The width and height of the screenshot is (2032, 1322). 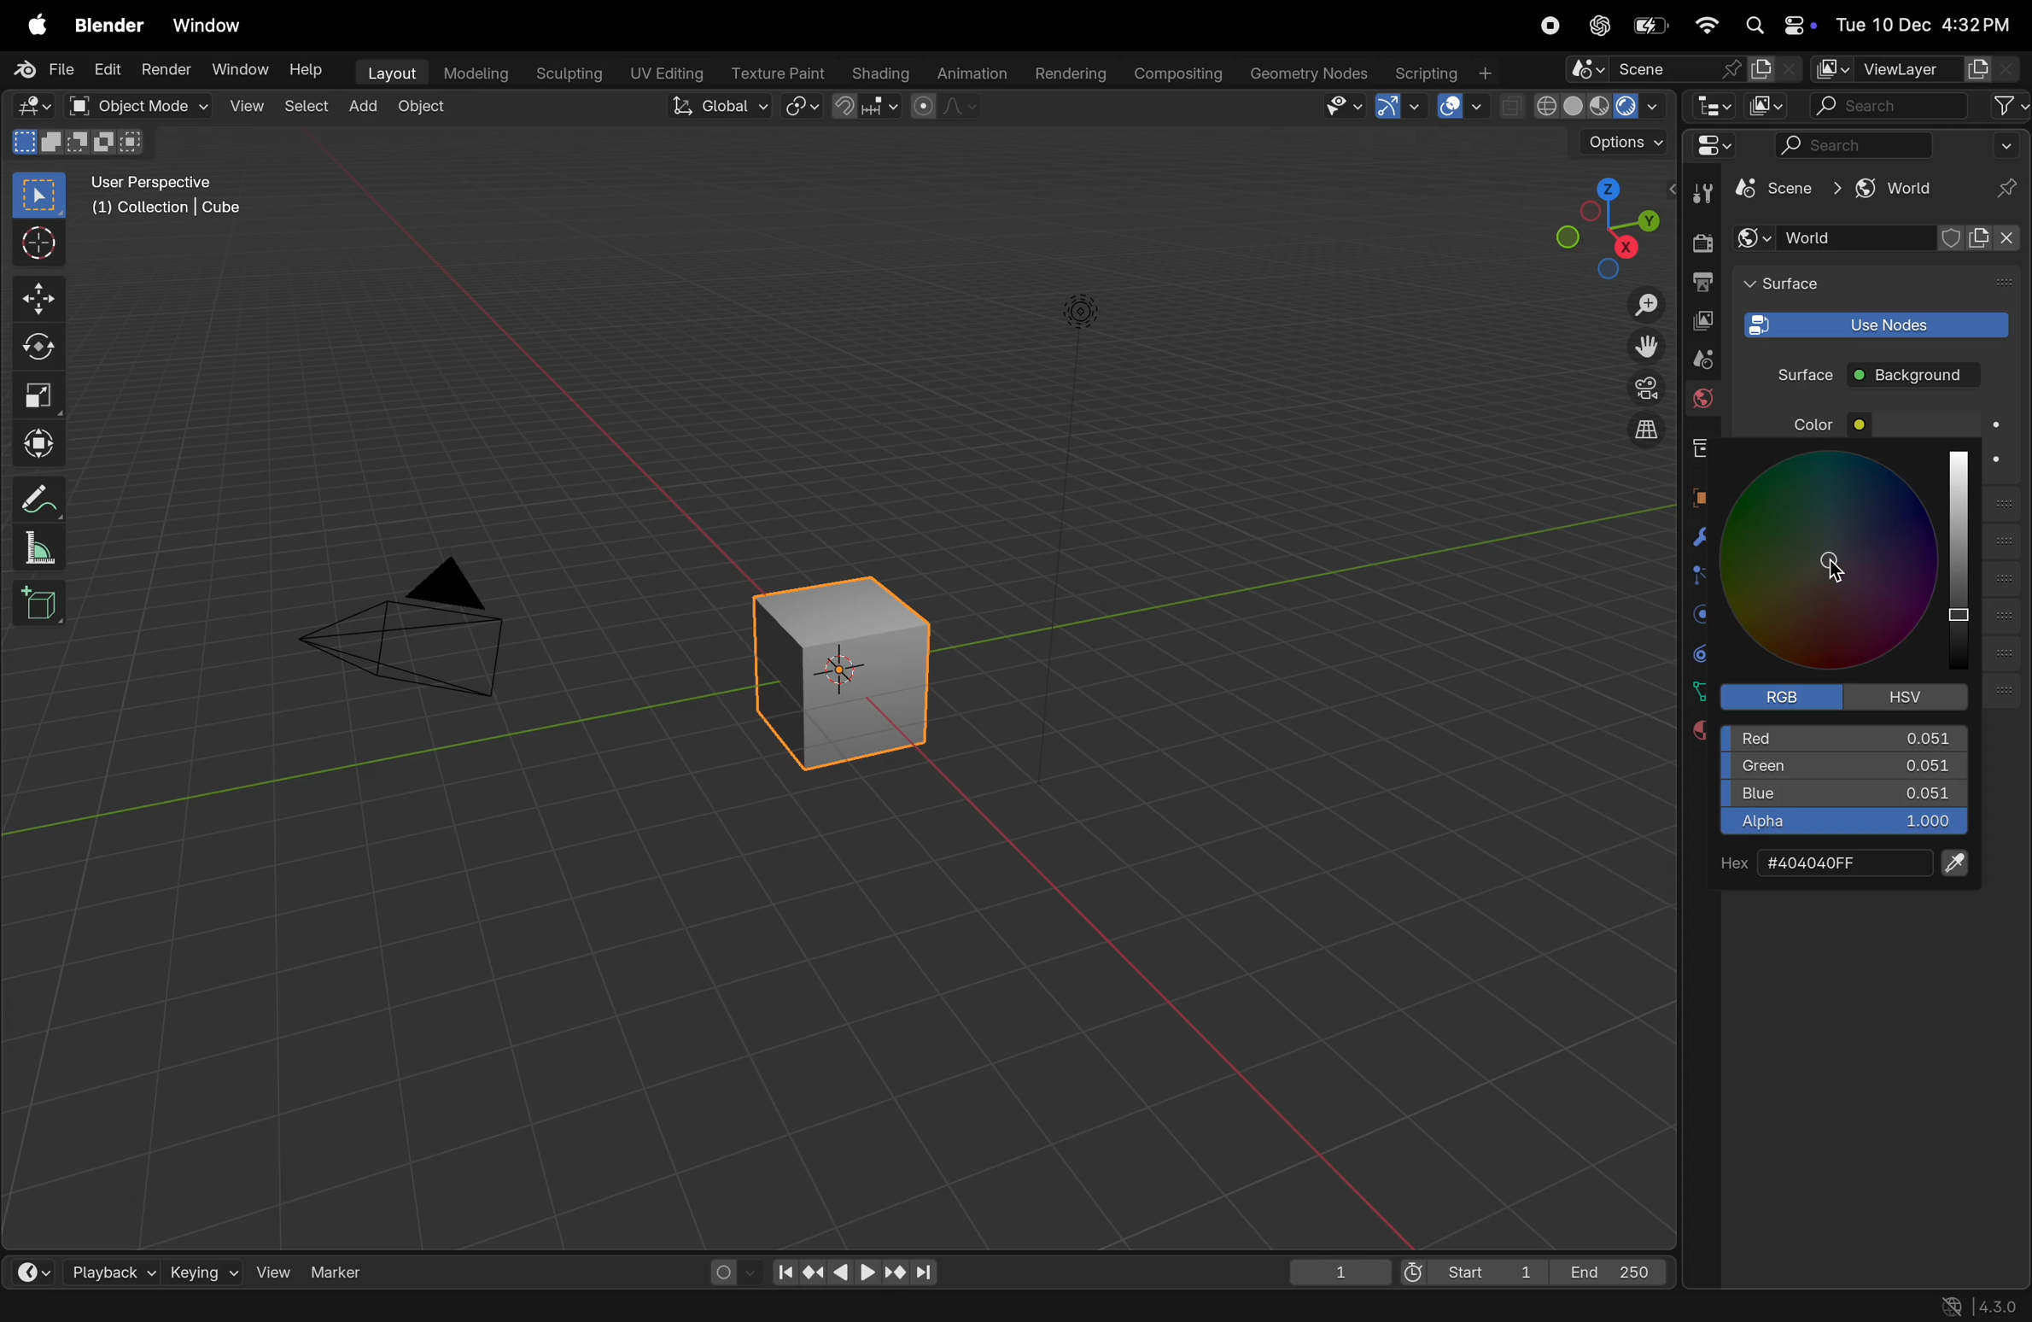 I want to click on cursor, so click(x=43, y=244).